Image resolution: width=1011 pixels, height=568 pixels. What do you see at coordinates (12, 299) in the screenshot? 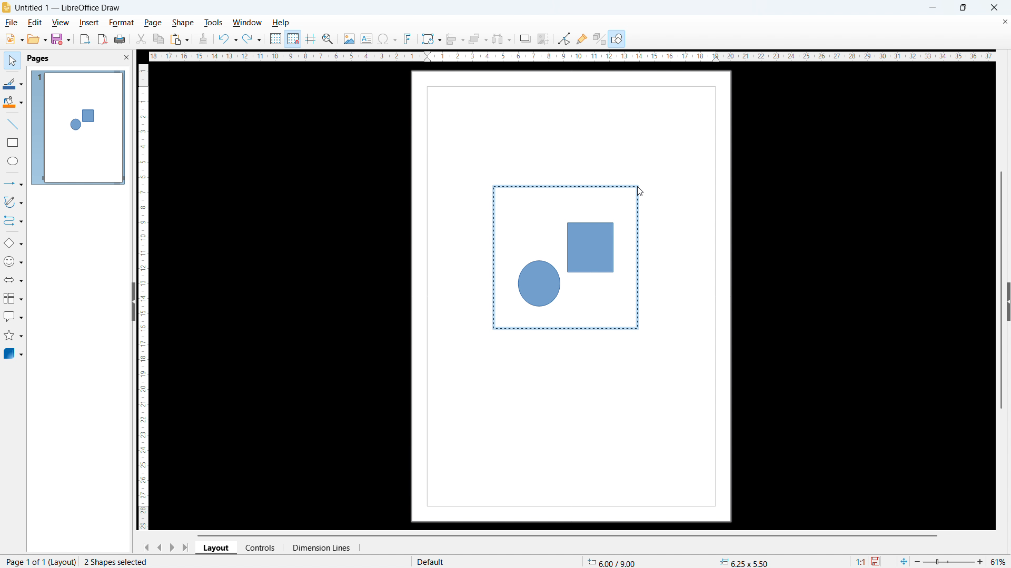
I see `flowchart` at bounding box center [12, 299].